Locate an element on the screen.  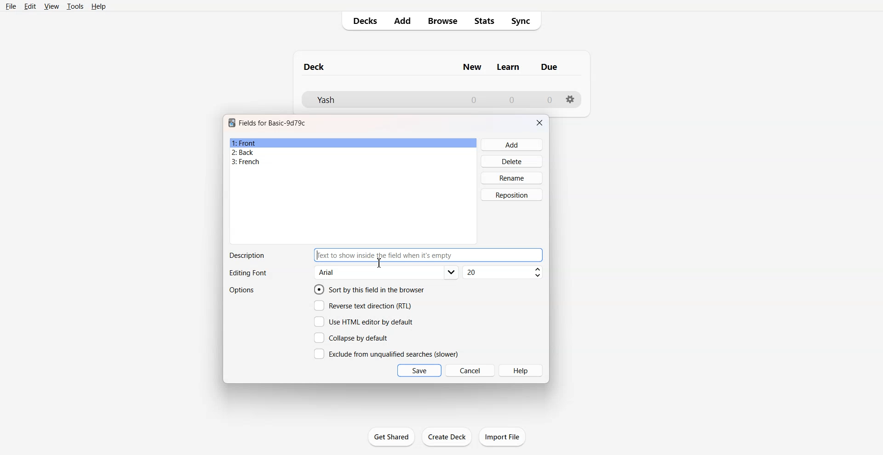
Number of Learn cards is located at coordinates (512, 99).